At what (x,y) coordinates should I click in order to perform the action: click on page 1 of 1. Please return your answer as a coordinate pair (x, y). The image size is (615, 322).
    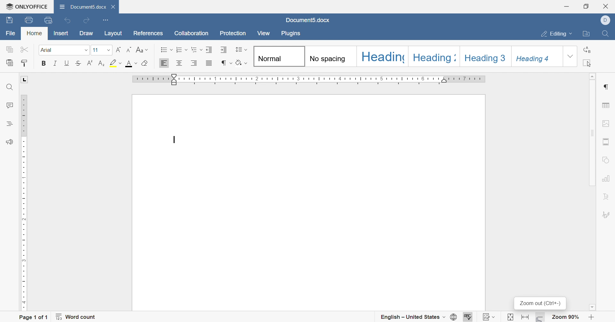
    Looking at the image, I should click on (34, 318).